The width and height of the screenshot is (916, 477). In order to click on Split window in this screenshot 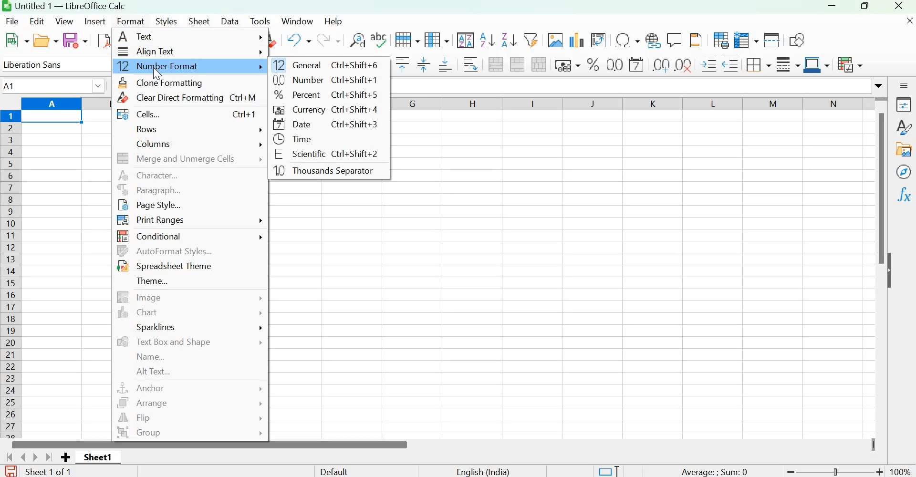, I will do `click(771, 41)`.